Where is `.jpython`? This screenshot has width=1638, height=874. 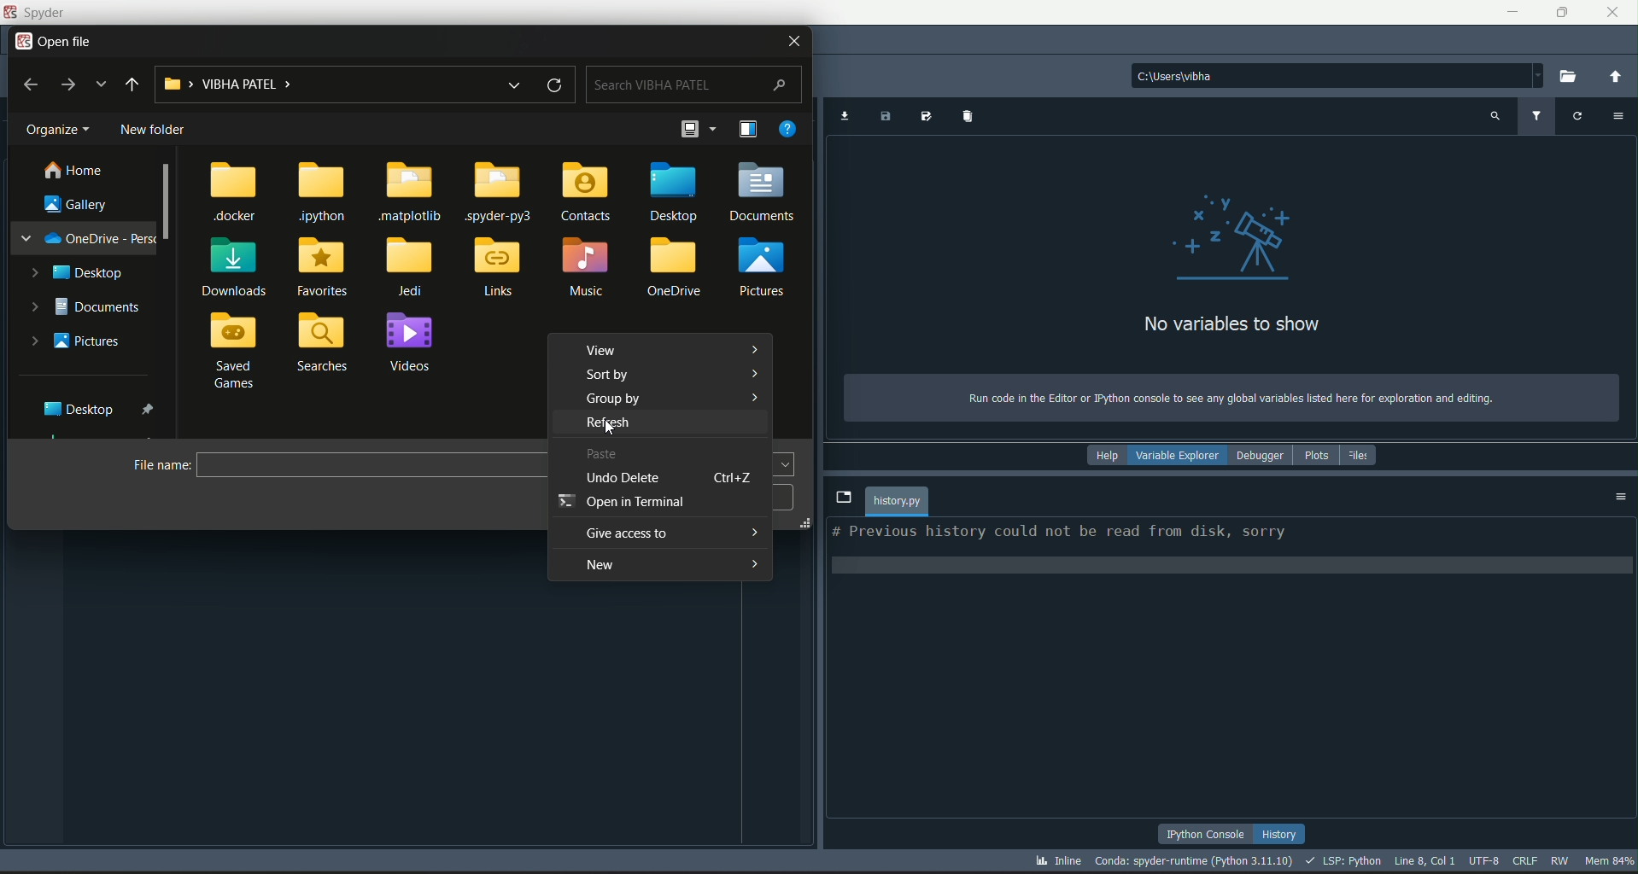 .jpython is located at coordinates (323, 192).